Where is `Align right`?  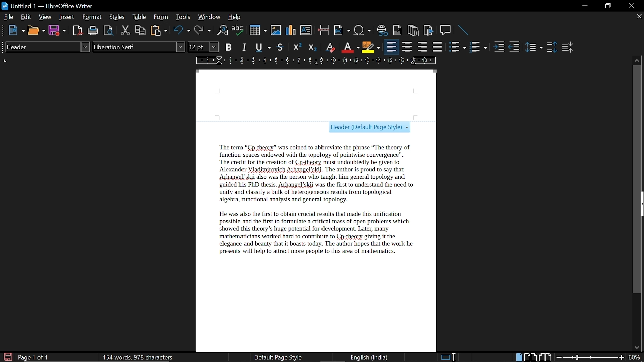
Align right is located at coordinates (423, 47).